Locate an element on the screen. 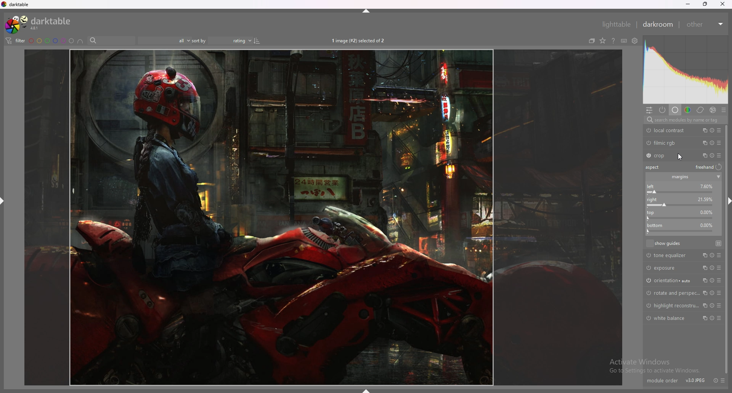  minimize is located at coordinates (687, 4).